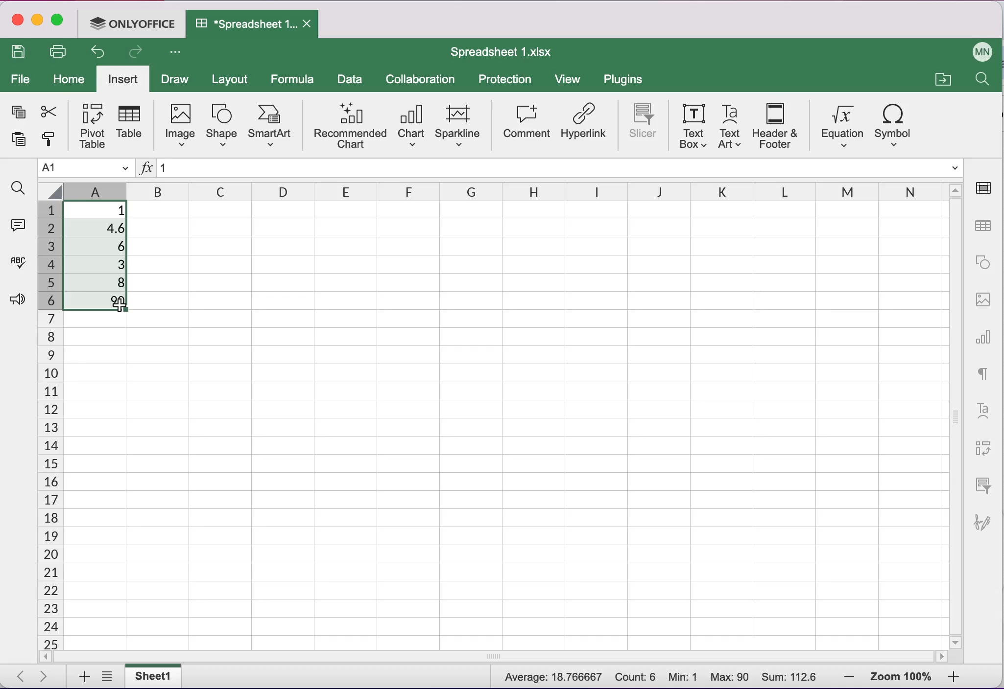  I want to click on Average: 18.766667, so click(549, 678).